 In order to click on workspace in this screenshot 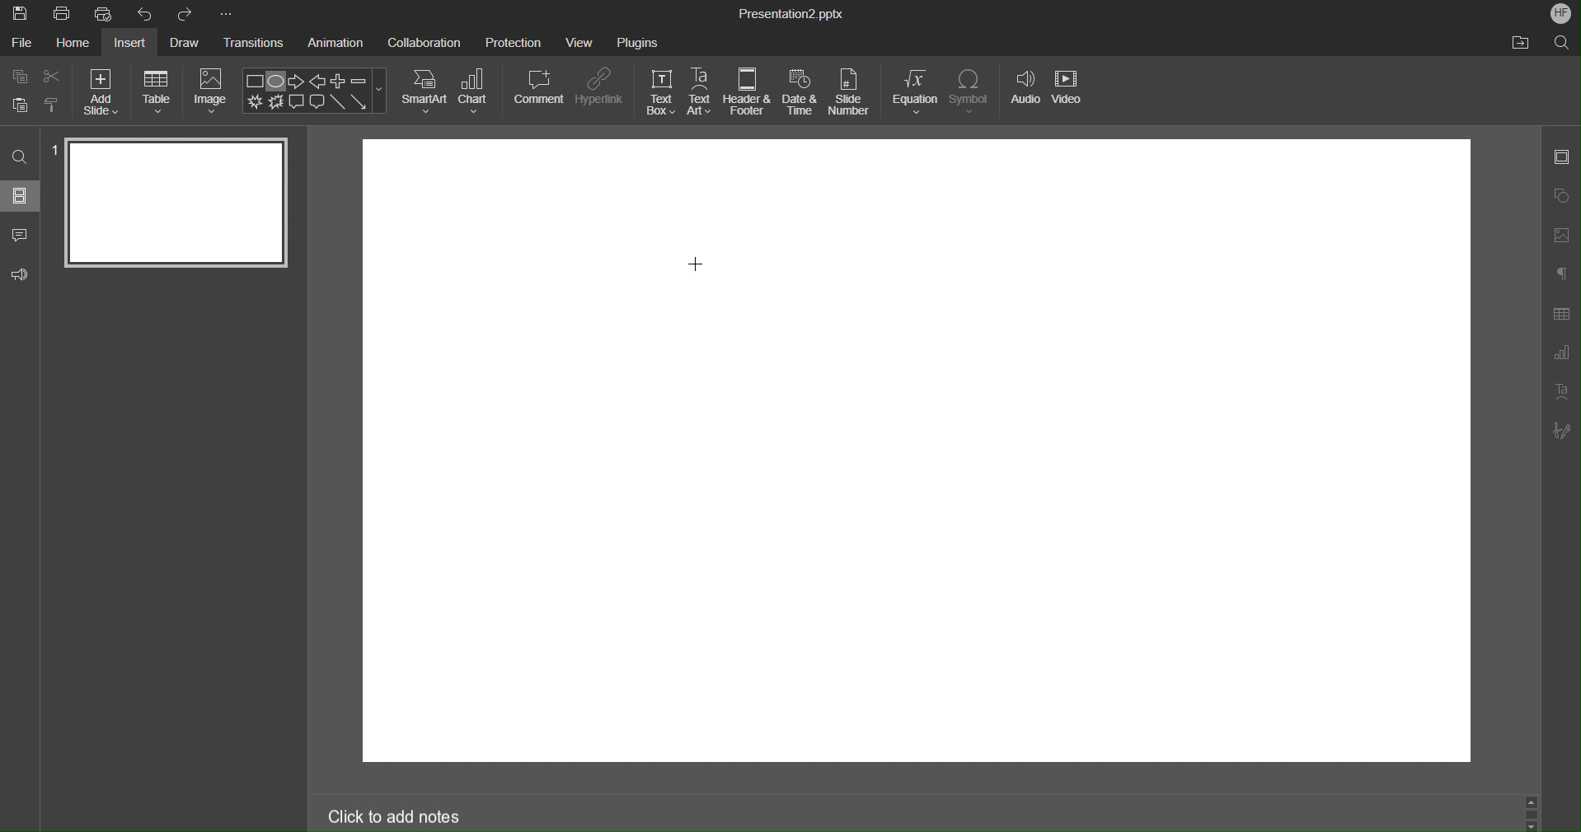, I will do `click(618, 525)`.